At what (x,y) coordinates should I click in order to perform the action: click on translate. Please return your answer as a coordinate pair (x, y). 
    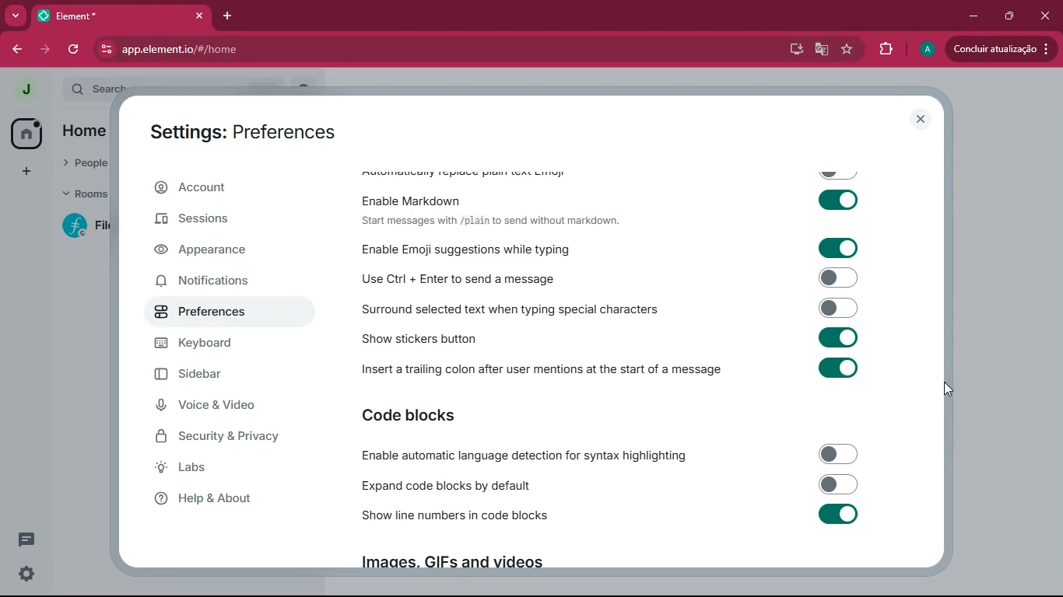
    Looking at the image, I should click on (823, 50).